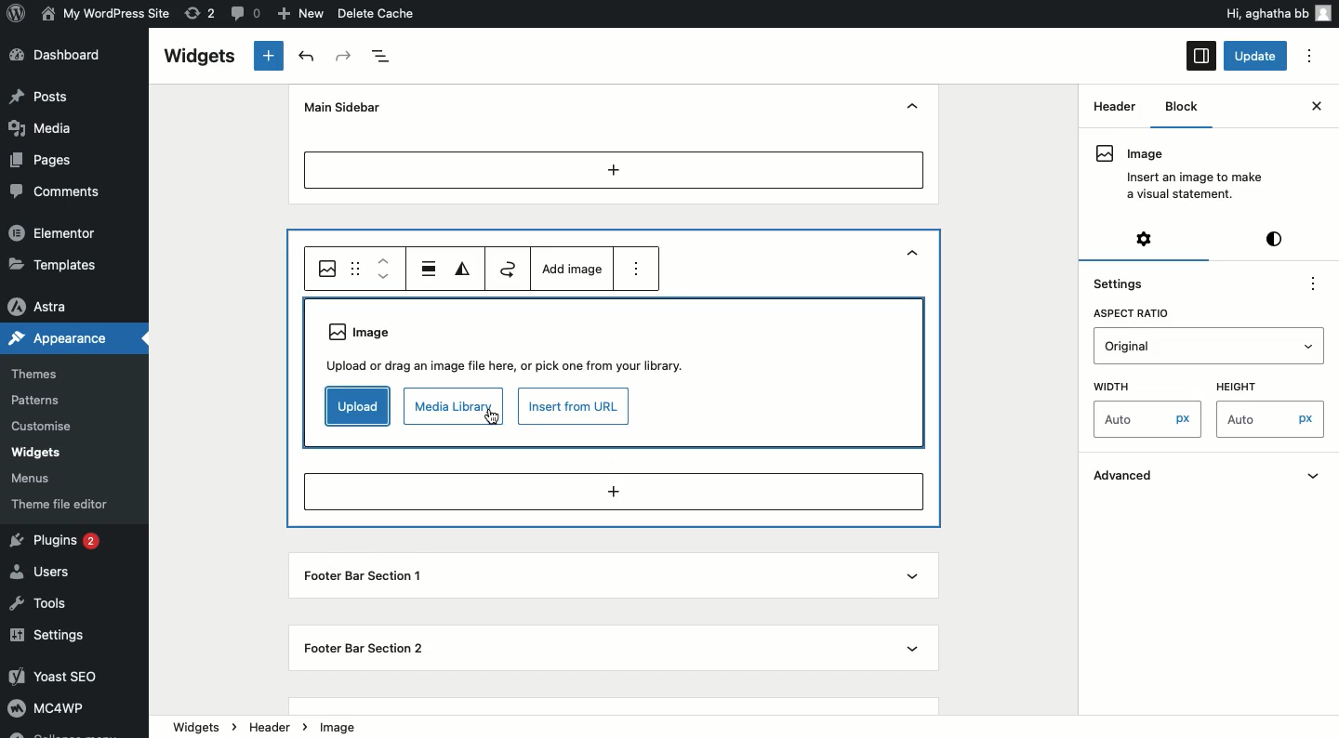  What do you see at coordinates (1257, 56) in the screenshot?
I see `Update` at bounding box center [1257, 56].